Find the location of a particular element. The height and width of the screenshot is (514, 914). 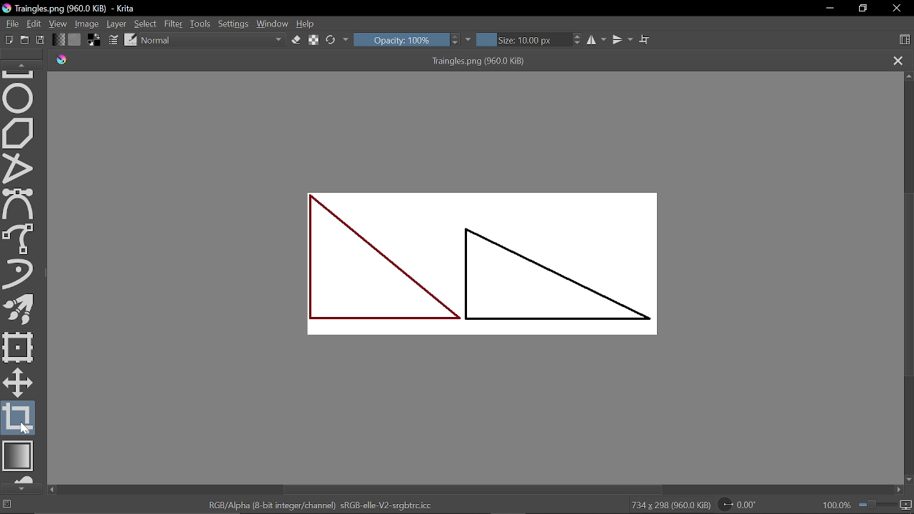

Eraser is located at coordinates (296, 40).